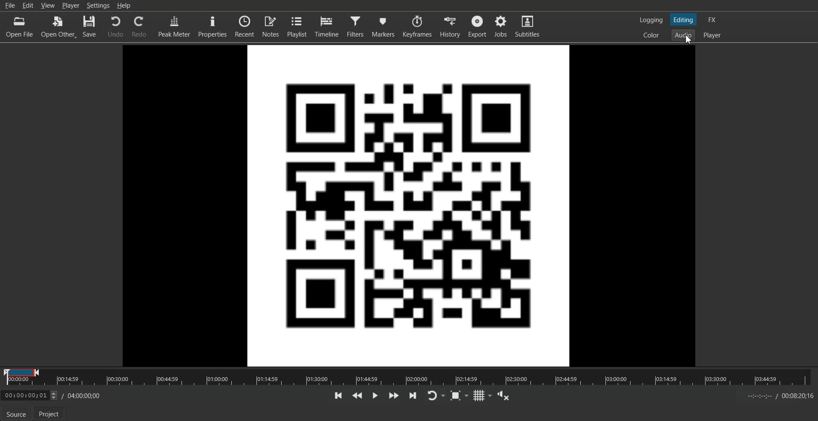 This screenshot has width=818, height=421. Describe the element at coordinates (478, 26) in the screenshot. I see `Export` at that location.